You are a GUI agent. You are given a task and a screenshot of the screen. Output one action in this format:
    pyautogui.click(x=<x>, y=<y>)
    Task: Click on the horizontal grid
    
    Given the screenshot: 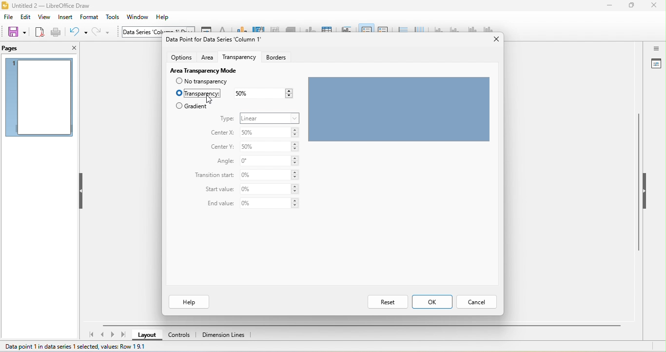 What is the action you would take?
    pyautogui.click(x=402, y=28)
    